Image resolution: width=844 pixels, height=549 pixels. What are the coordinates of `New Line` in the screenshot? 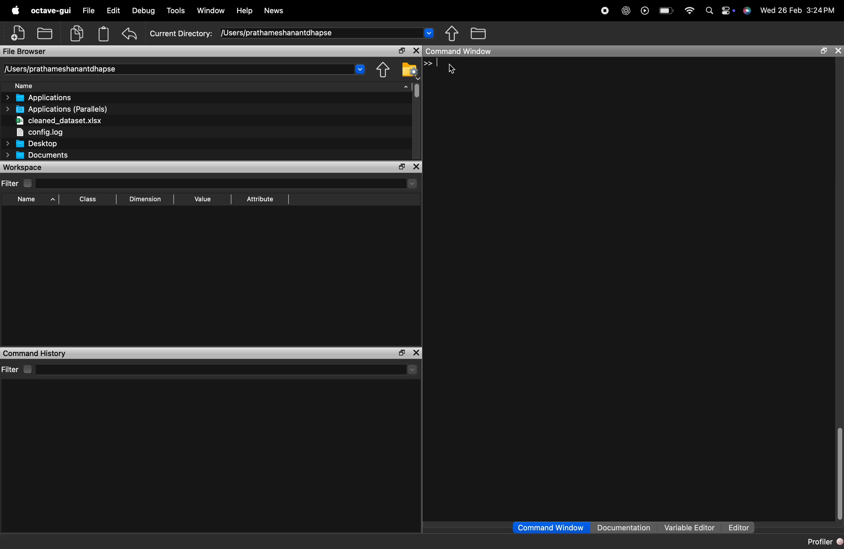 It's located at (428, 63).